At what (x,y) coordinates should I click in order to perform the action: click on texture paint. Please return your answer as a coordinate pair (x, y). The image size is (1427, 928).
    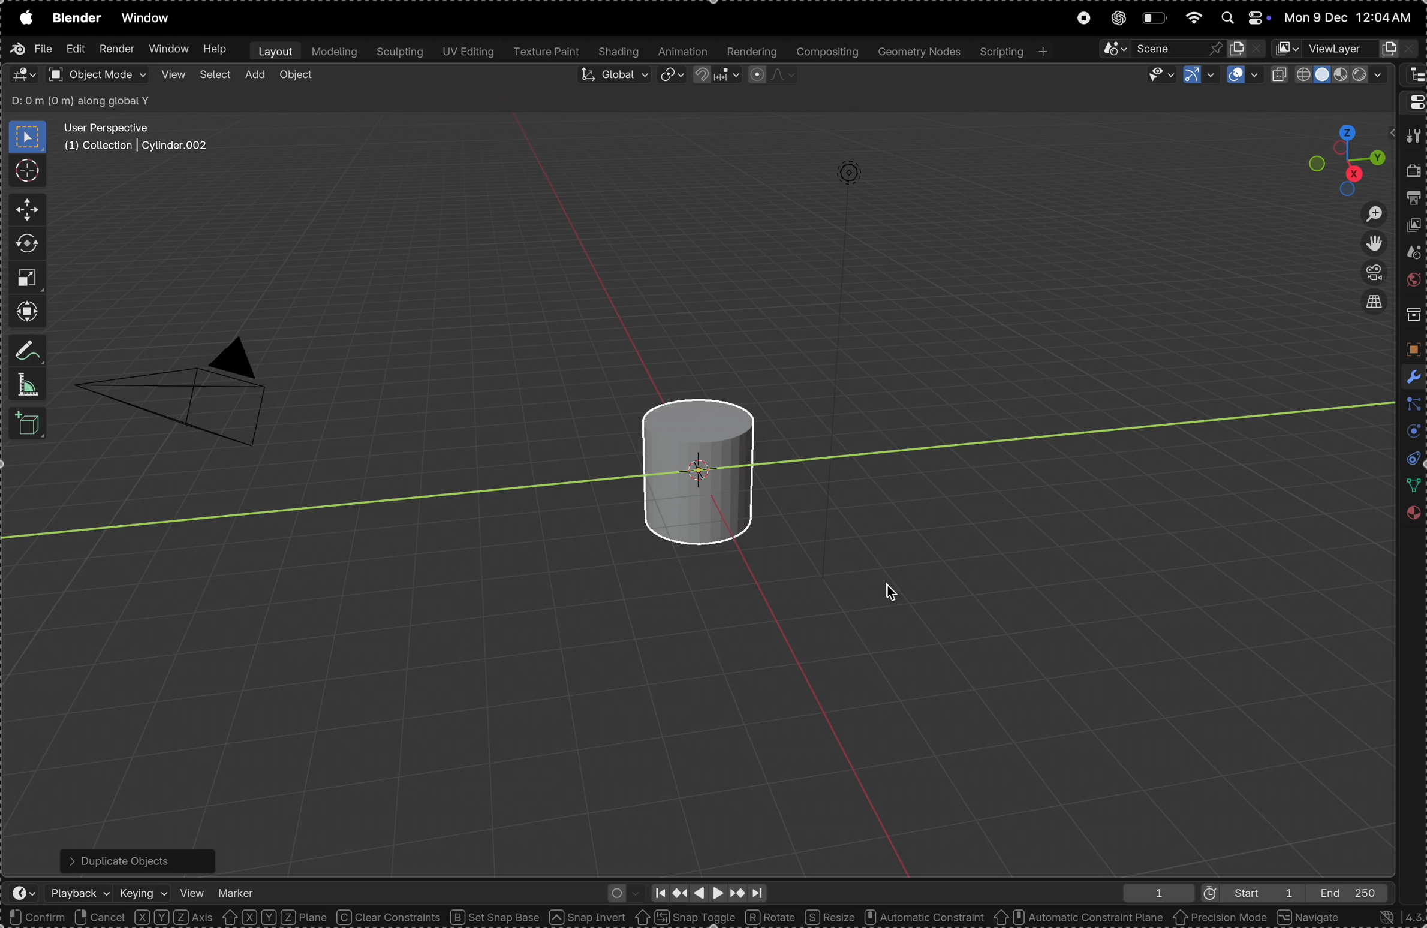
    Looking at the image, I should click on (546, 52).